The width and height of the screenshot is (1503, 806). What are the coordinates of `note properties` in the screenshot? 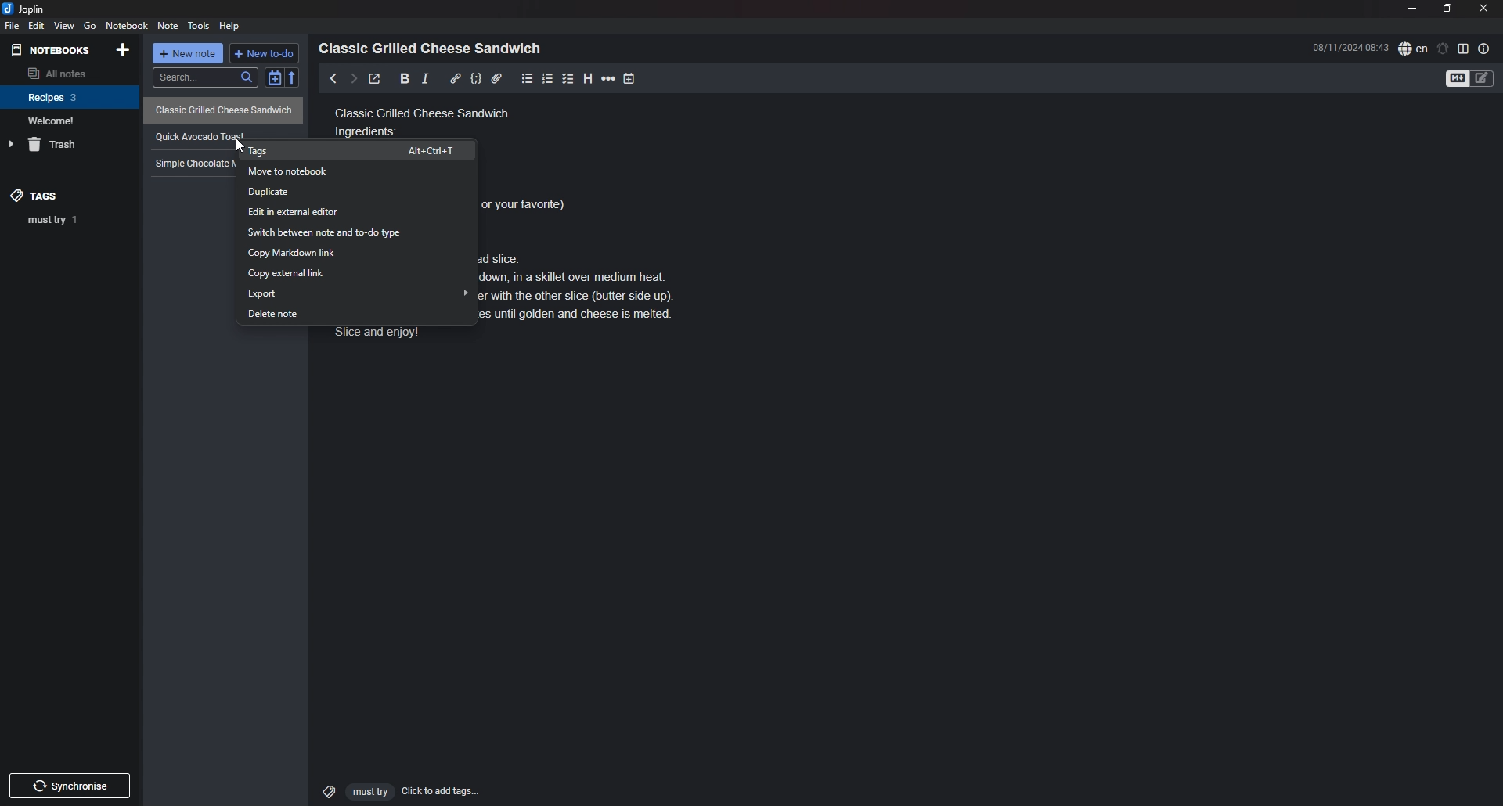 It's located at (1484, 49).